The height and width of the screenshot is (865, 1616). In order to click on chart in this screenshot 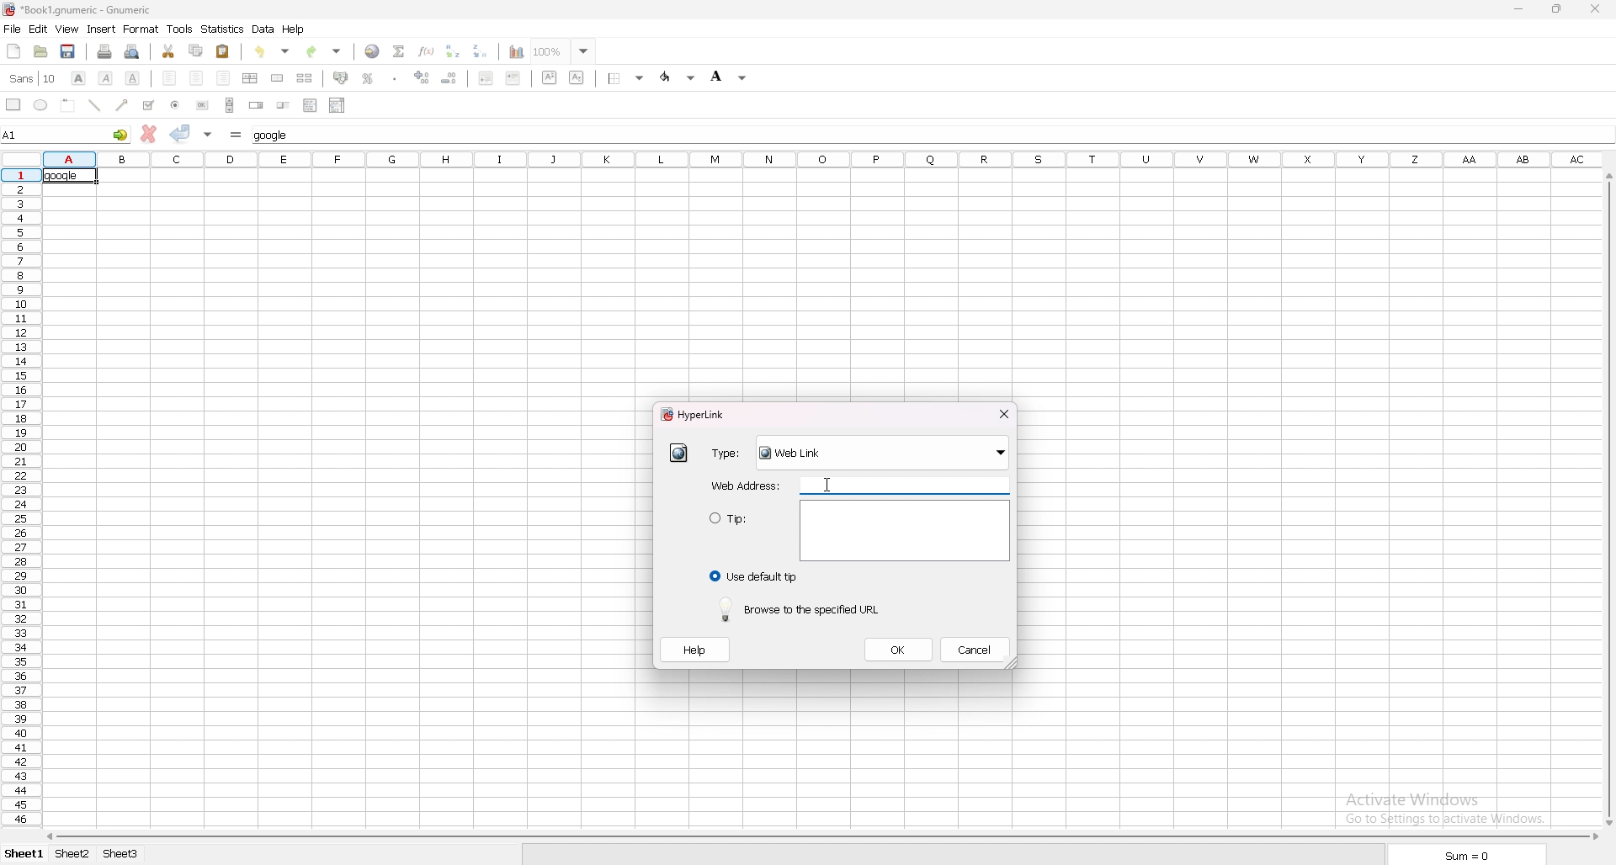, I will do `click(518, 53)`.